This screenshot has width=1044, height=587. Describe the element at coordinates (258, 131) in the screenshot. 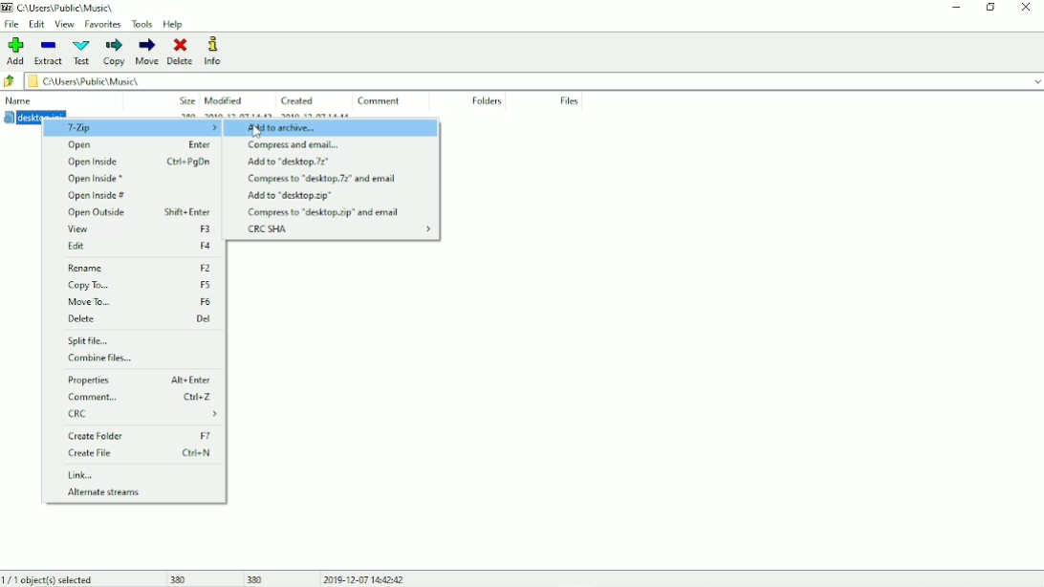

I see `Cursor` at that location.